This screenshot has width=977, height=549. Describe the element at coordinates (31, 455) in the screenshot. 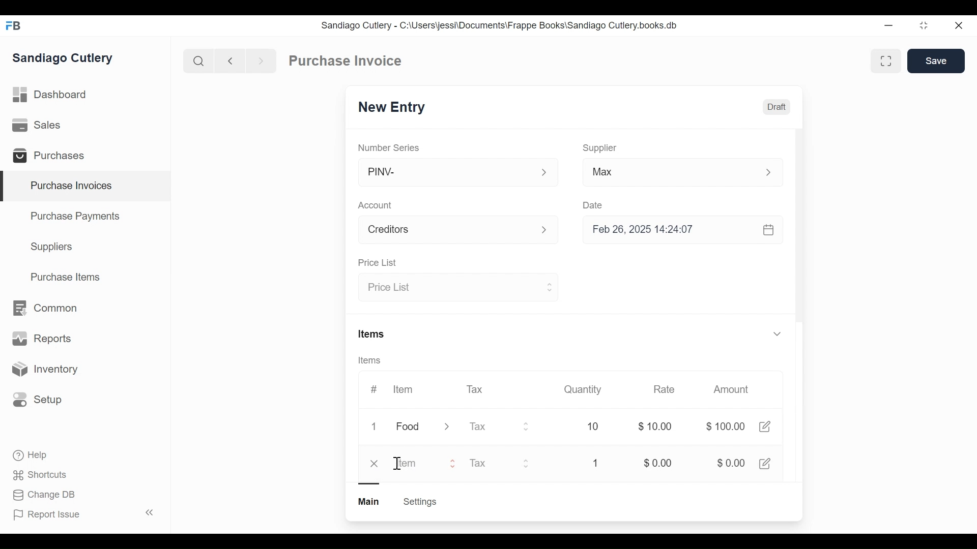

I see `Help` at that location.